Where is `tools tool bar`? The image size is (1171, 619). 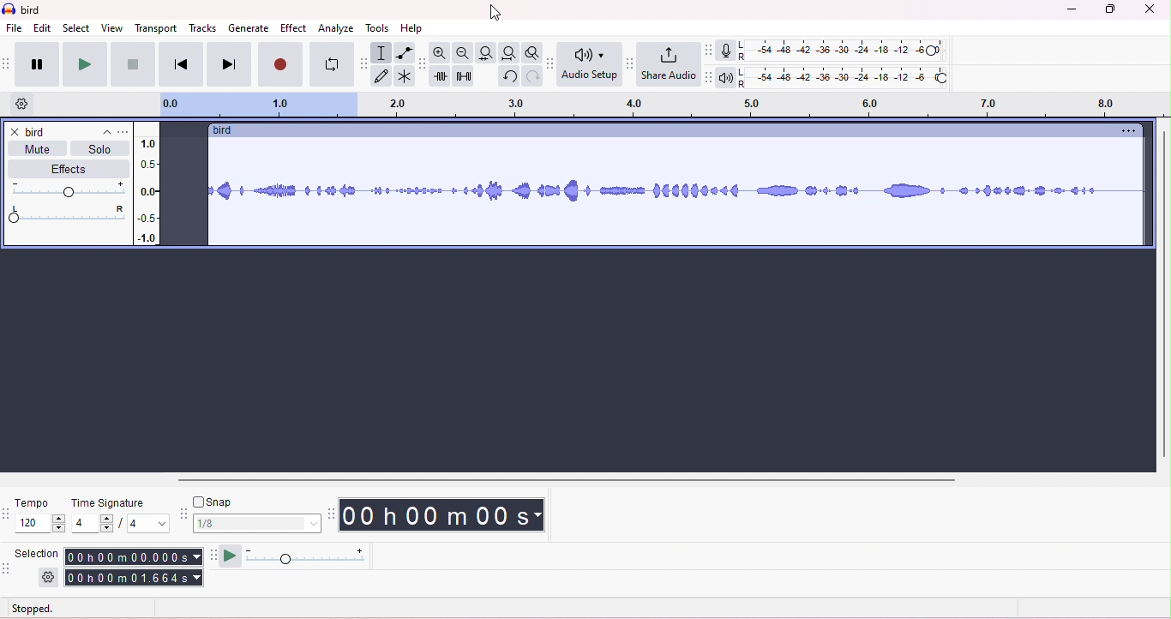
tools tool bar is located at coordinates (362, 63).